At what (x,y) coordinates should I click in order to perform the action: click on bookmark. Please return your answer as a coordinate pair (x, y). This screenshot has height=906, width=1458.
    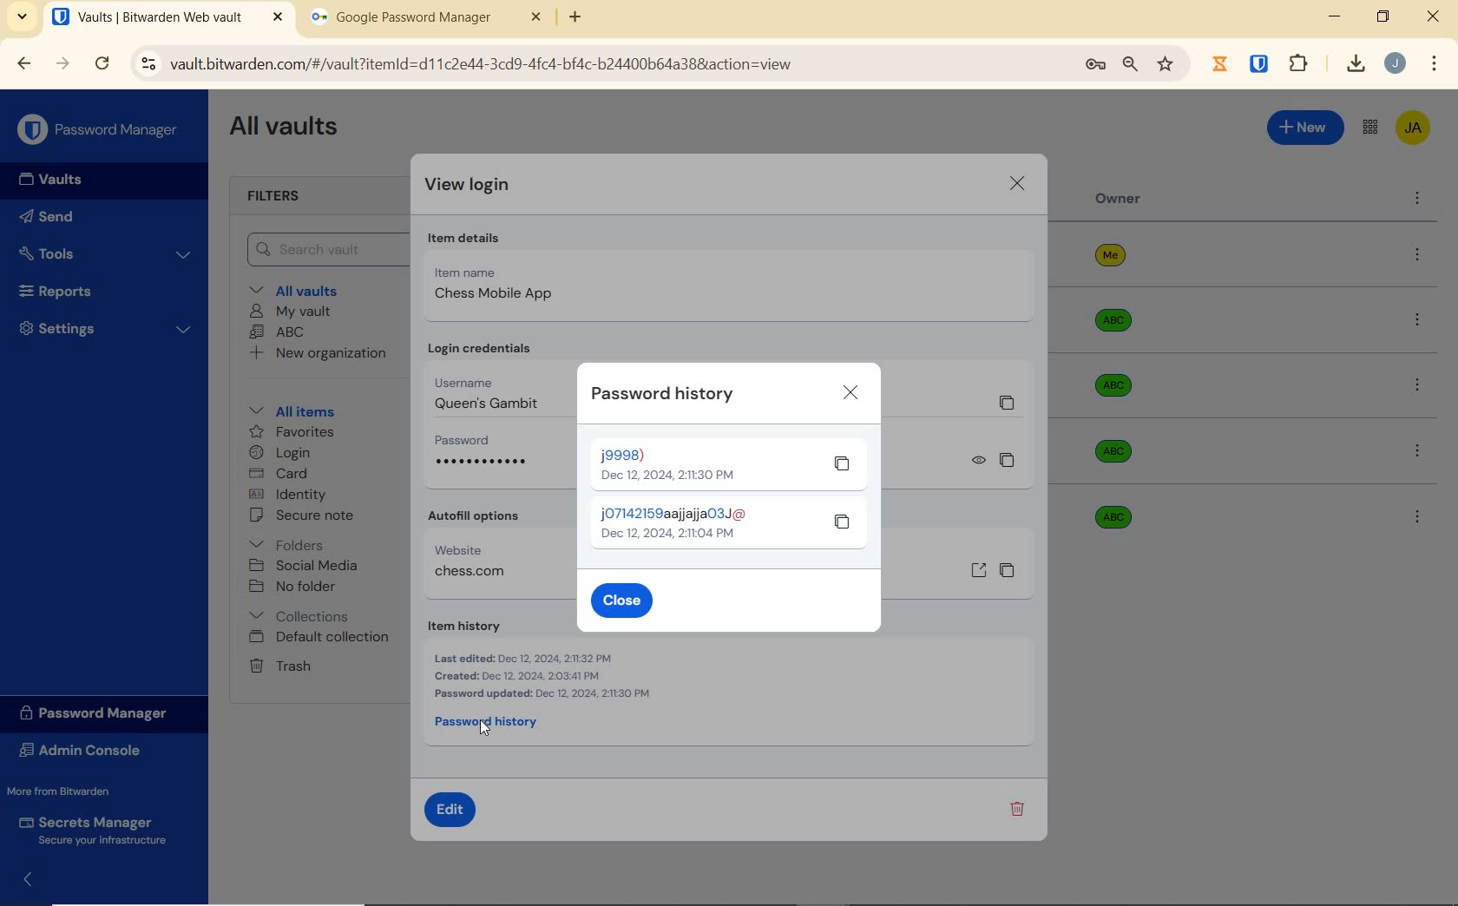
    Looking at the image, I should click on (1166, 65).